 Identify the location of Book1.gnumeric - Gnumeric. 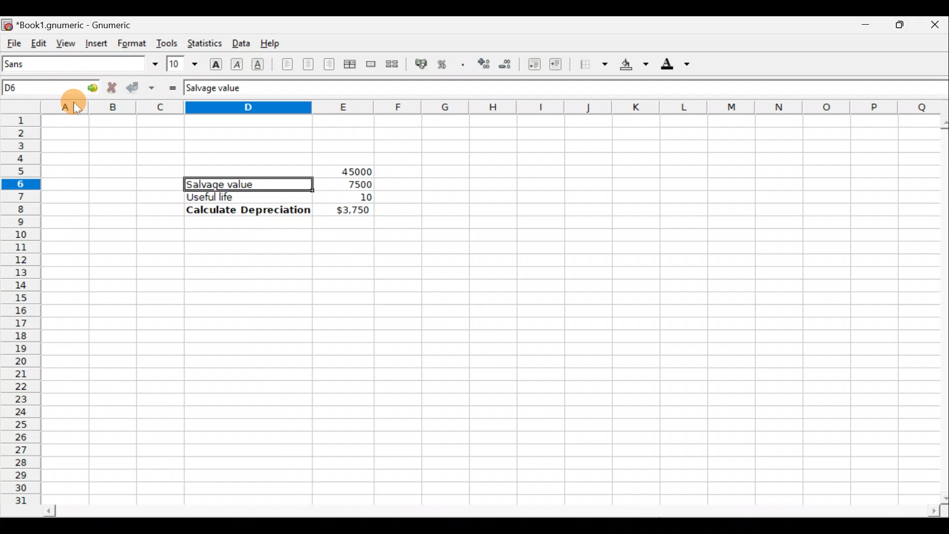
(80, 24).